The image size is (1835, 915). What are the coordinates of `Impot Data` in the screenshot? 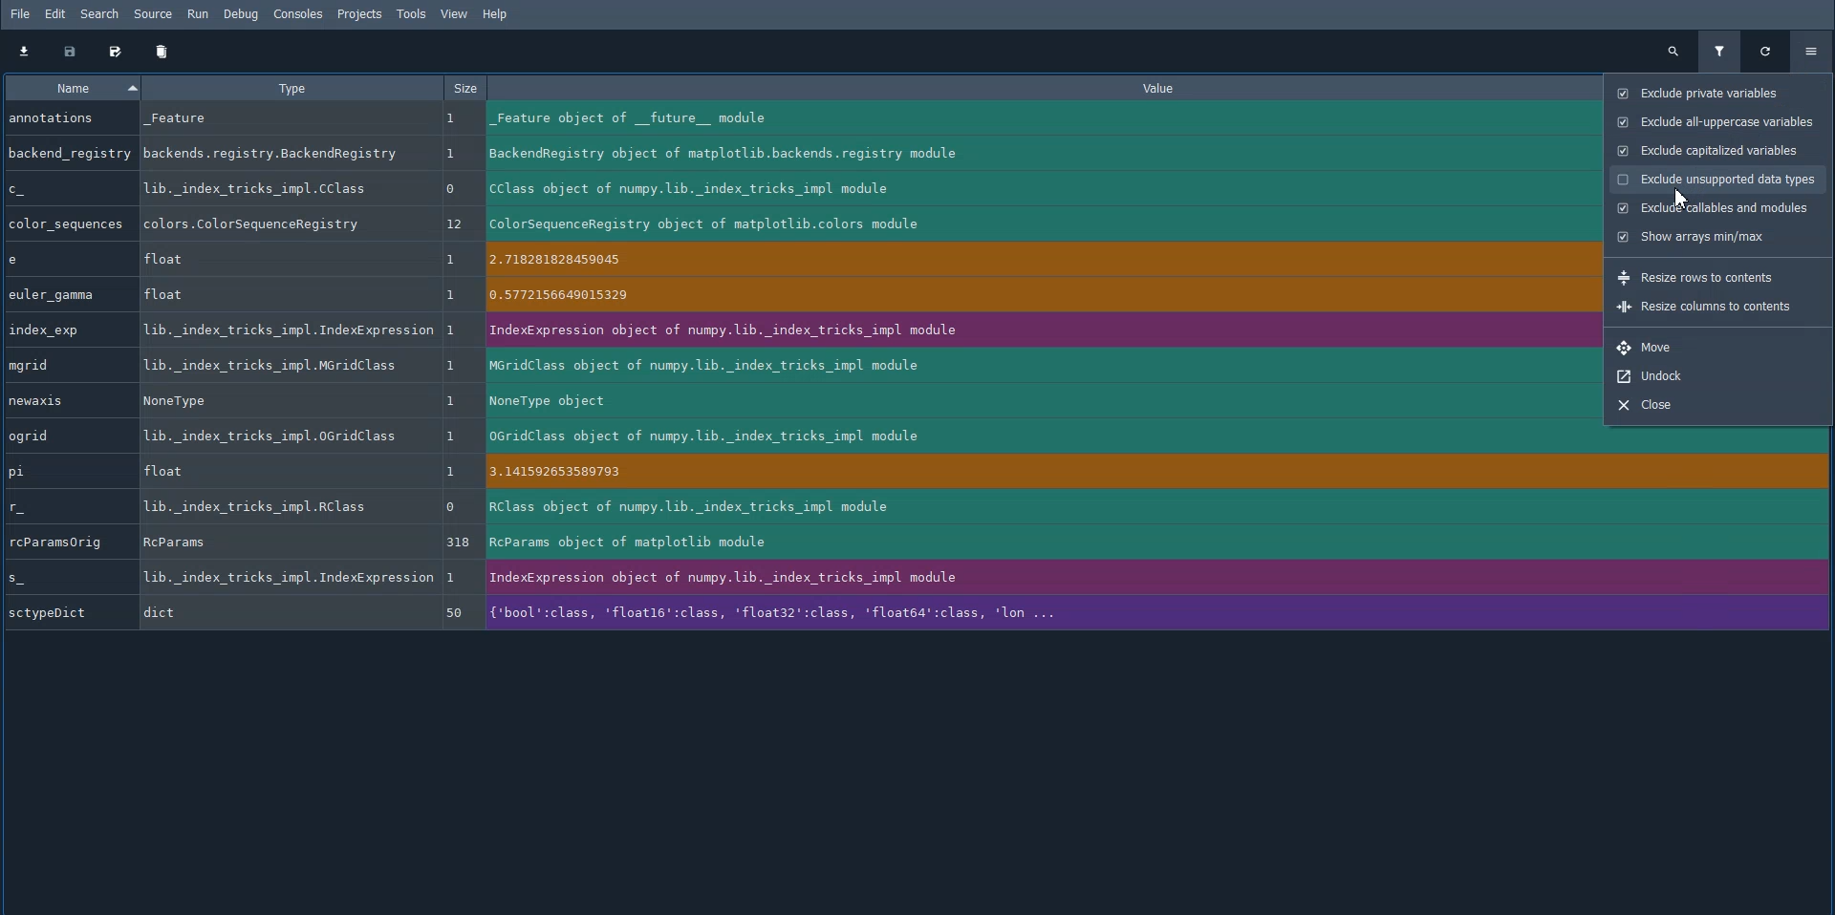 It's located at (23, 51).